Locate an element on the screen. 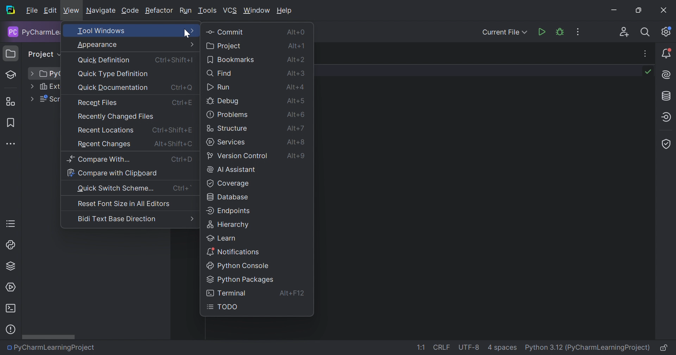 This screenshot has width=676, height=355. Compare with Clipboard is located at coordinates (113, 173).